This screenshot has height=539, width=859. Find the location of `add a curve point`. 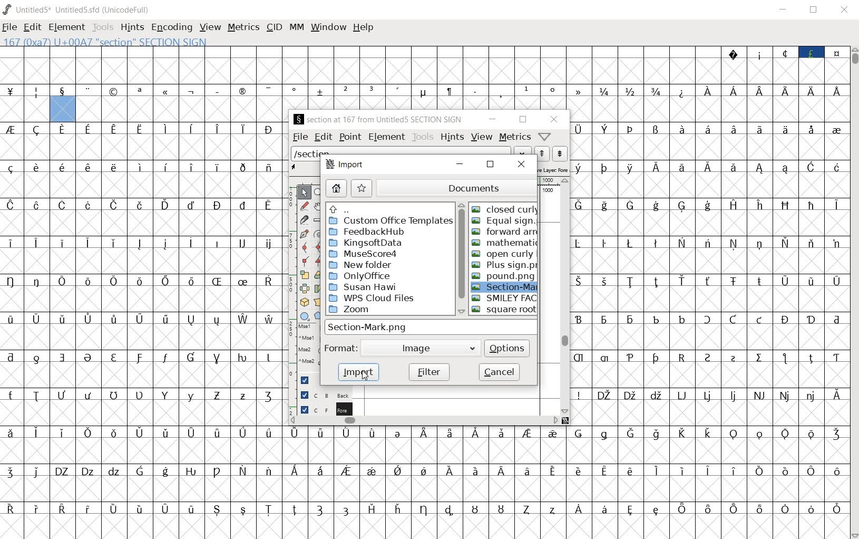

add a curve point is located at coordinates (304, 246).